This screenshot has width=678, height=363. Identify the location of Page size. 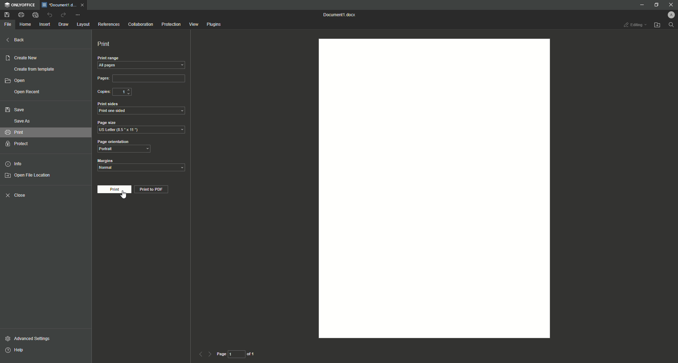
(108, 122).